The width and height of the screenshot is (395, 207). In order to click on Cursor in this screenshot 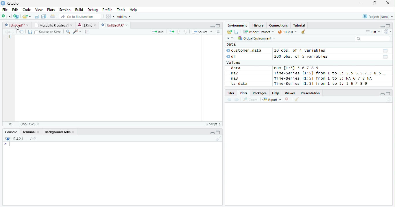, I will do `click(18, 28)`.